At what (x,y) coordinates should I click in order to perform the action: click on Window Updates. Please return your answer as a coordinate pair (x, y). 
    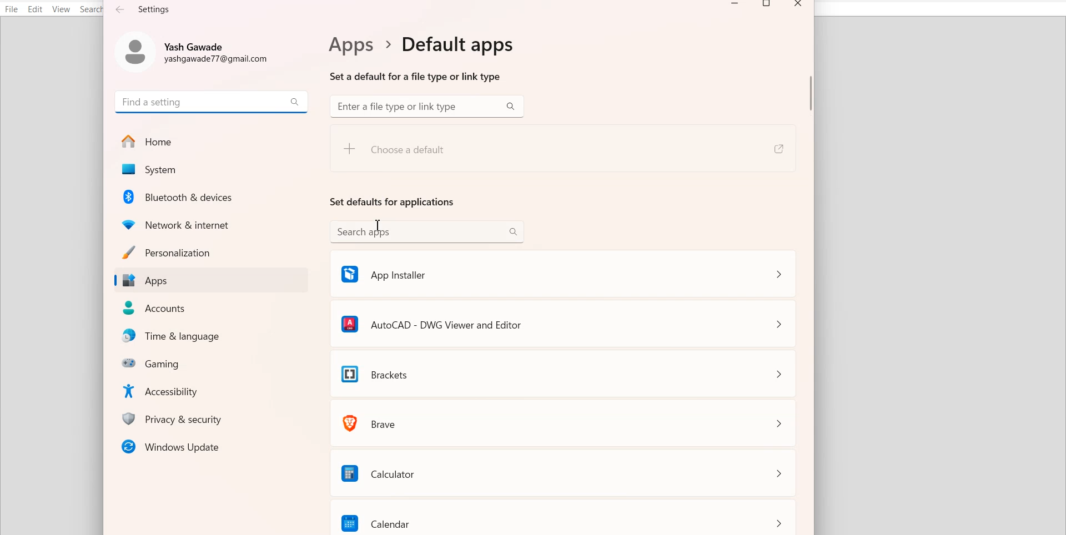
    Looking at the image, I should click on (210, 446).